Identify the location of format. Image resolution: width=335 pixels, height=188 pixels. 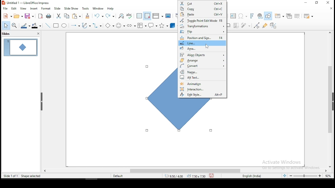
(47, 8).